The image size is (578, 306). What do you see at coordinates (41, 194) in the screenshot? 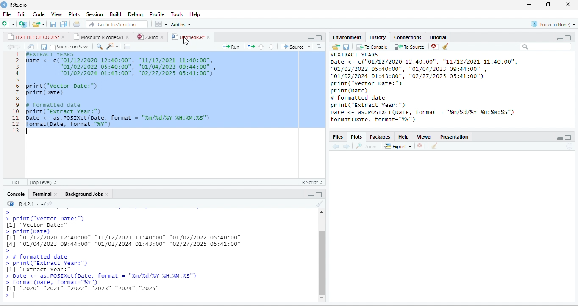
I see `Terminal ` at bounding box center [41, 194].